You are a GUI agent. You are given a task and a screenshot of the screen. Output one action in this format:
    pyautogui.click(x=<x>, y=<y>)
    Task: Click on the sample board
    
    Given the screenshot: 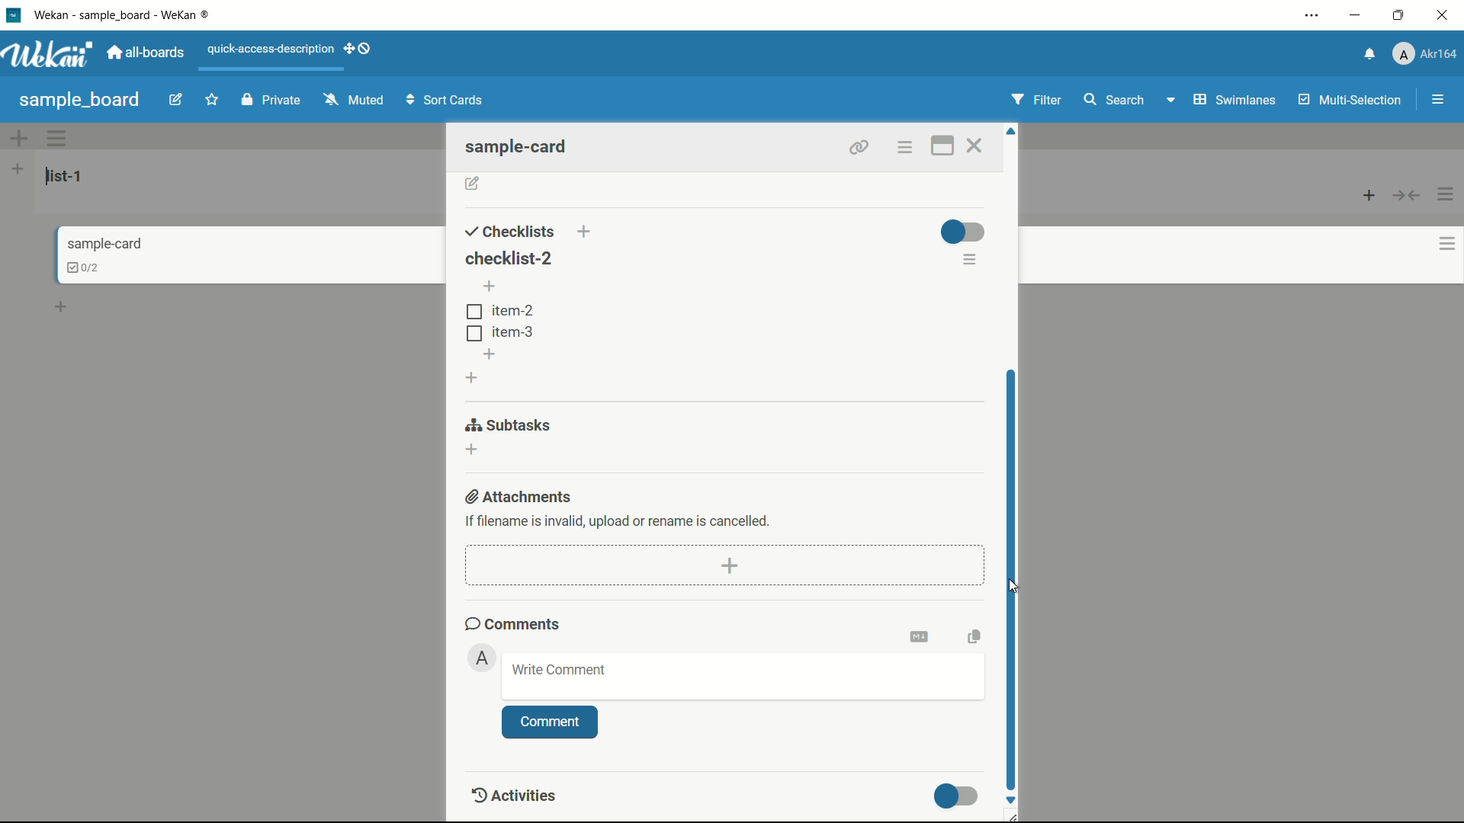 What is the action you would take?
    pyautogui.click(x=79, y=100)
    